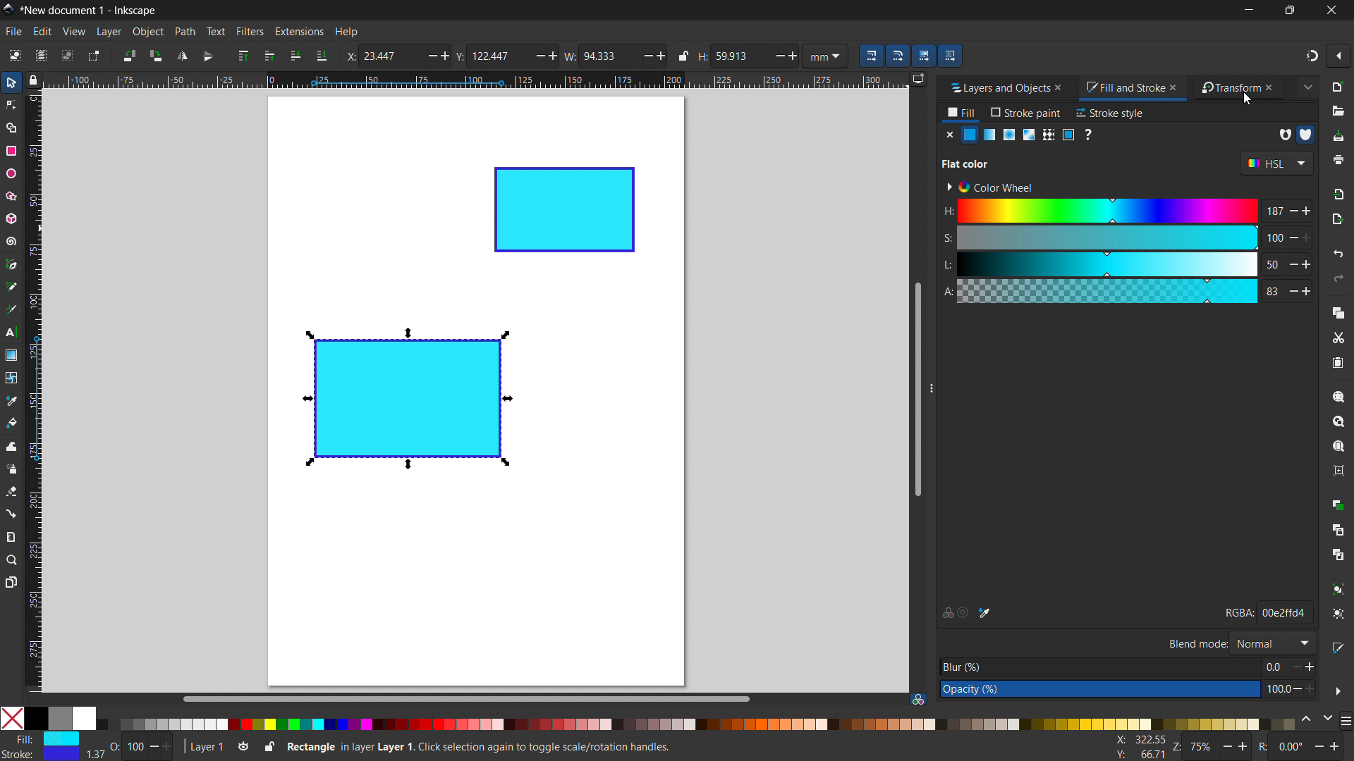 Image resolution: width=1354 pixels, height=761 pixels. What do you see at coordinates (793, 54) in the screenshot?
I see `Add/ increase` at bounding box center [793, 54].